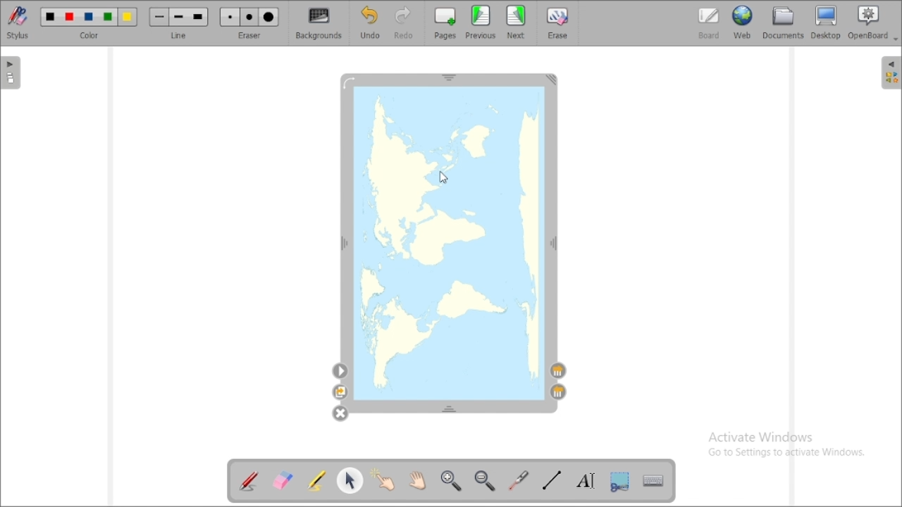 The image size is (902, 507). What do you see at coordinates (383, 479) in the screenshot?
I see `interact with items` at bounding box center [383, 479].